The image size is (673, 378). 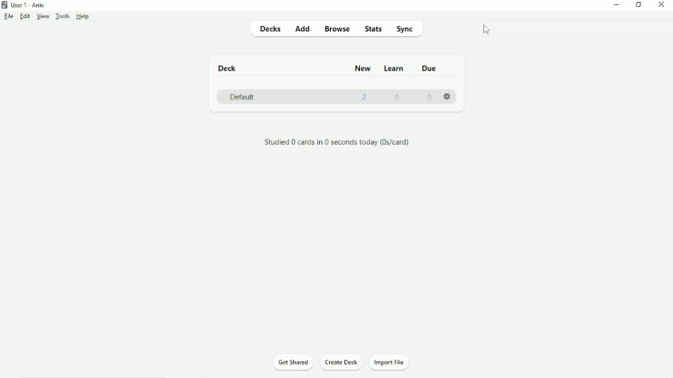 I want to click on Cursor, so click(x=486, y=30).